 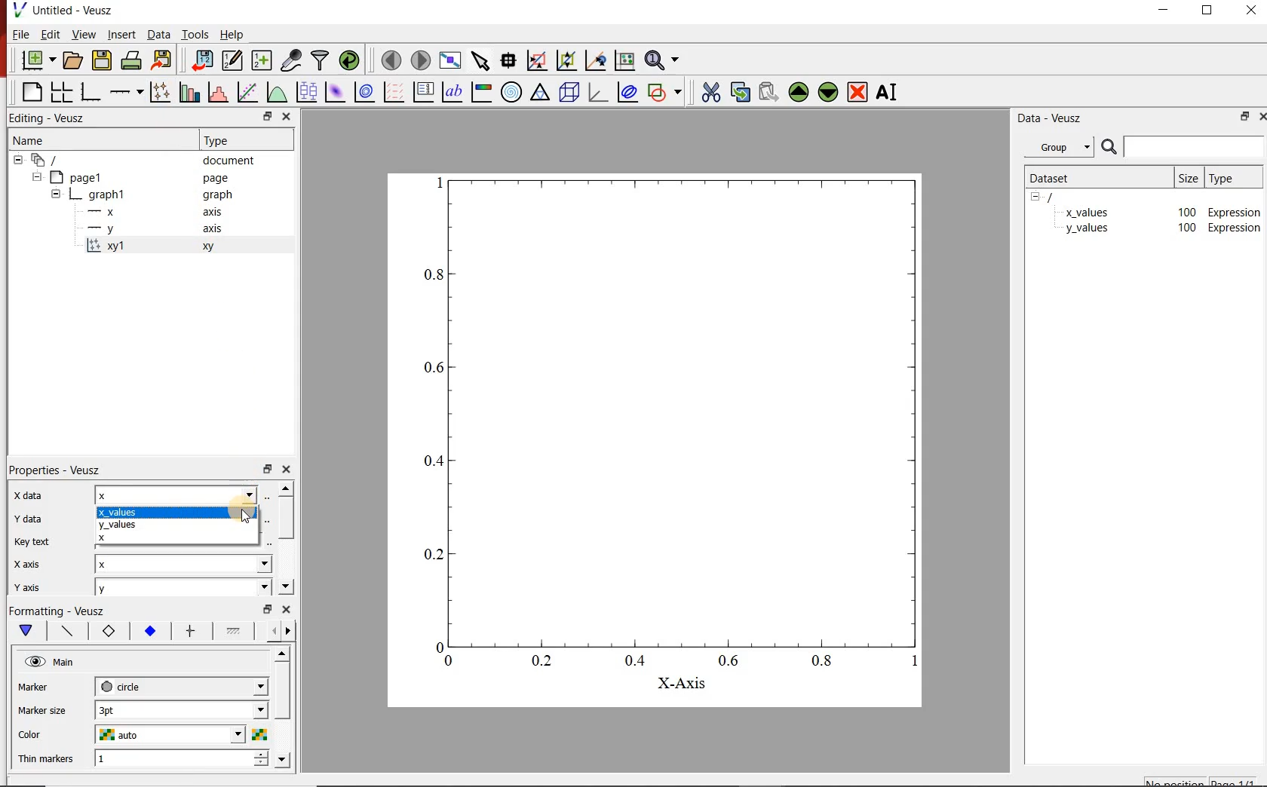 What do you see at coordinates (227, 140) in the screenshot?
I see `Type` at bounding box center [227, 140].